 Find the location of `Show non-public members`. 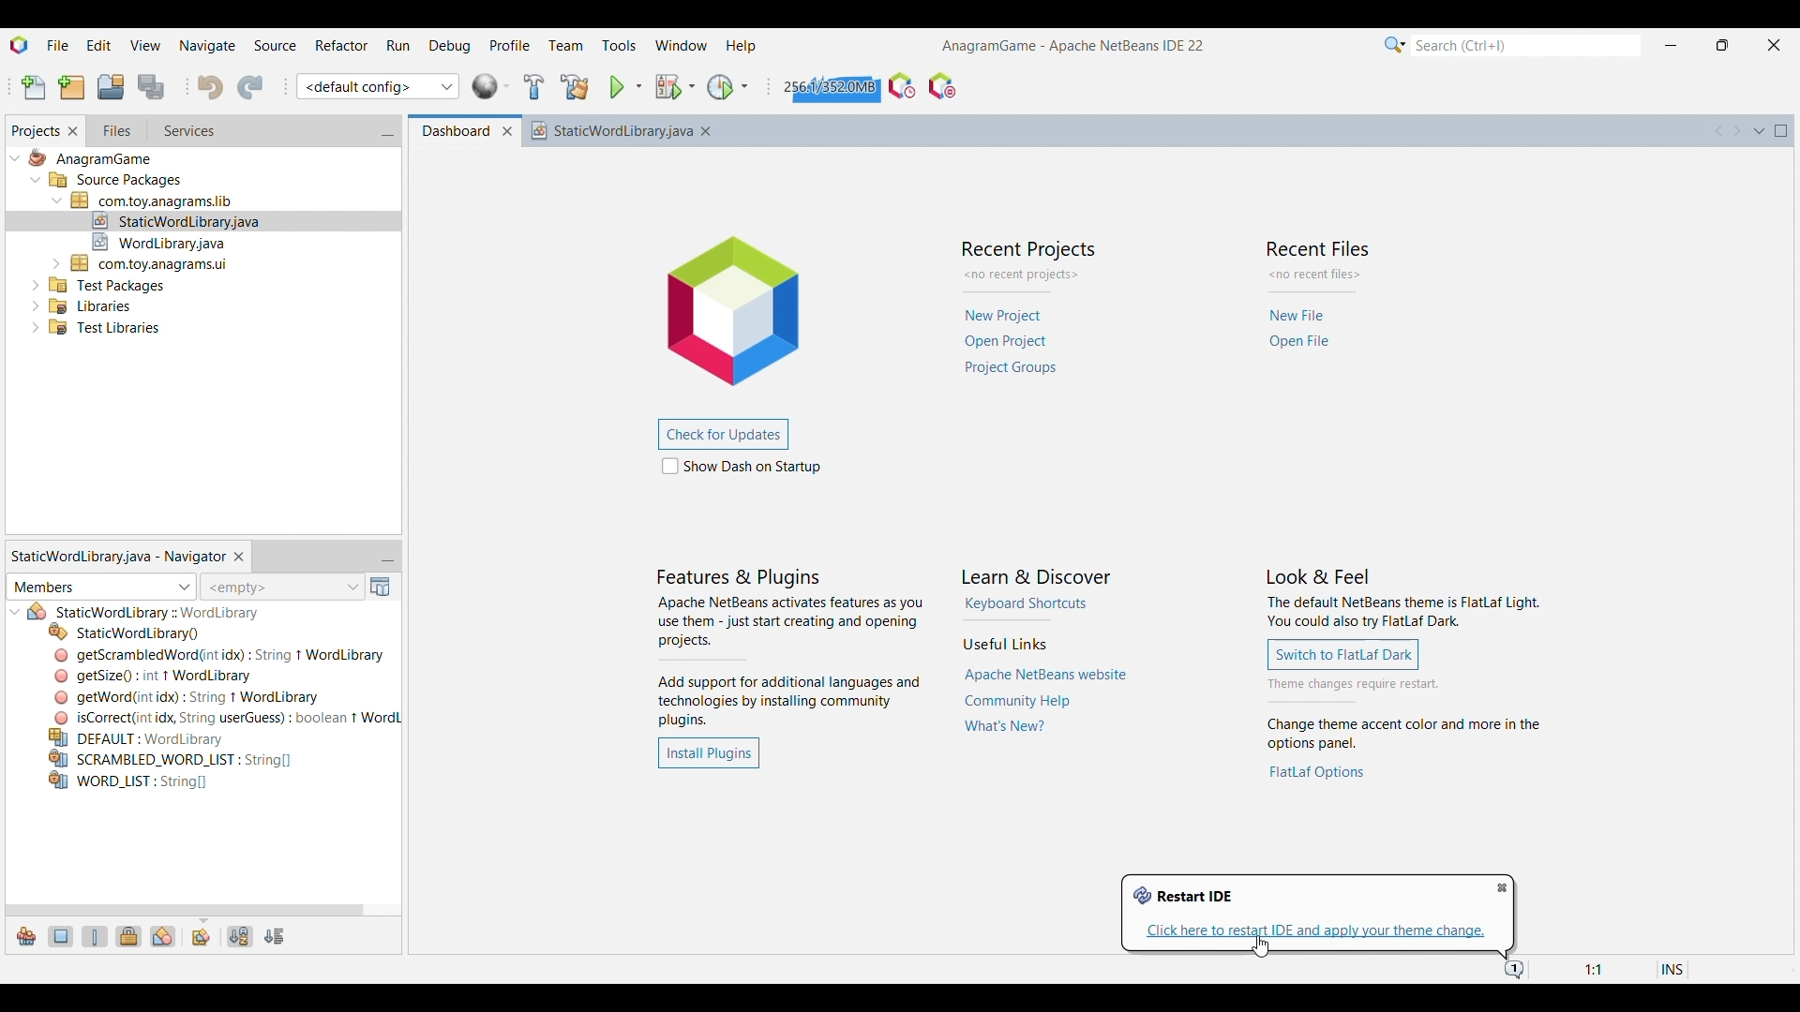

Show non-public members is located at coordinates (128, 937).